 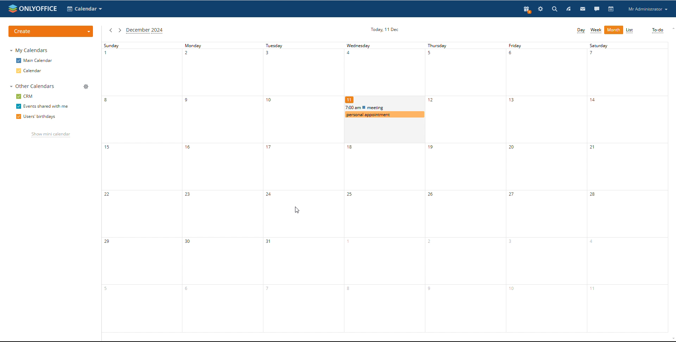 What do you see at coordinates (146, 31) in the screenshot?
I see `current month` at bounding box center [146, 31].